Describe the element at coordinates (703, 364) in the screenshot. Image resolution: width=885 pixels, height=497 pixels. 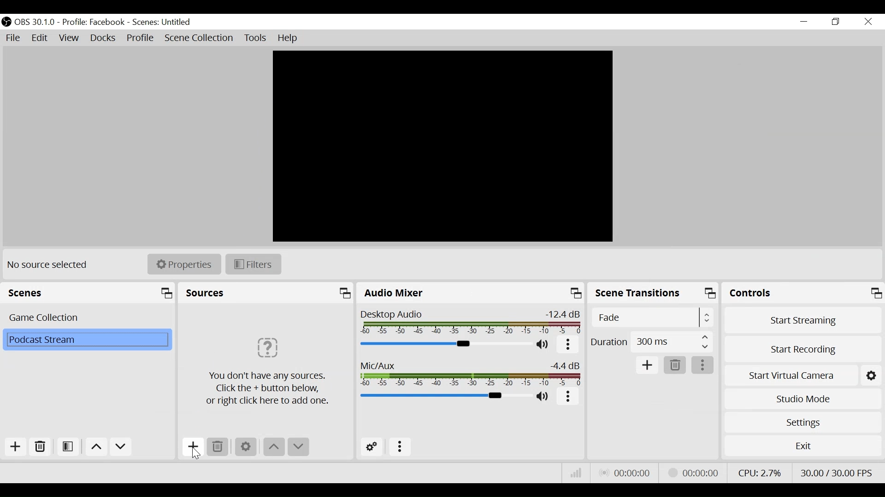
I see `More options` at that location.